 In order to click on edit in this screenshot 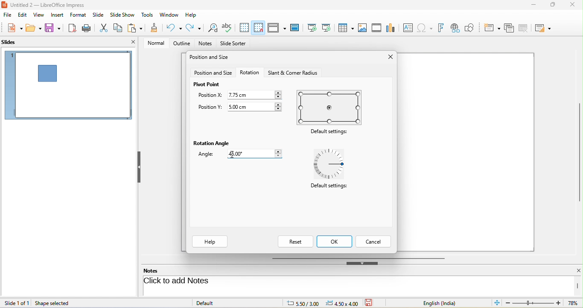, I will do `click(22, 15)`.